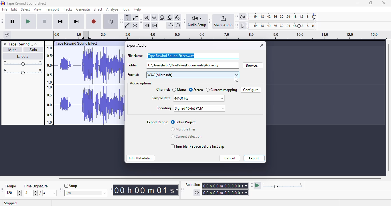  What do you see at coordinates (27, 3) in the screenshot?
I see `title` at bounding box center [27, 3].